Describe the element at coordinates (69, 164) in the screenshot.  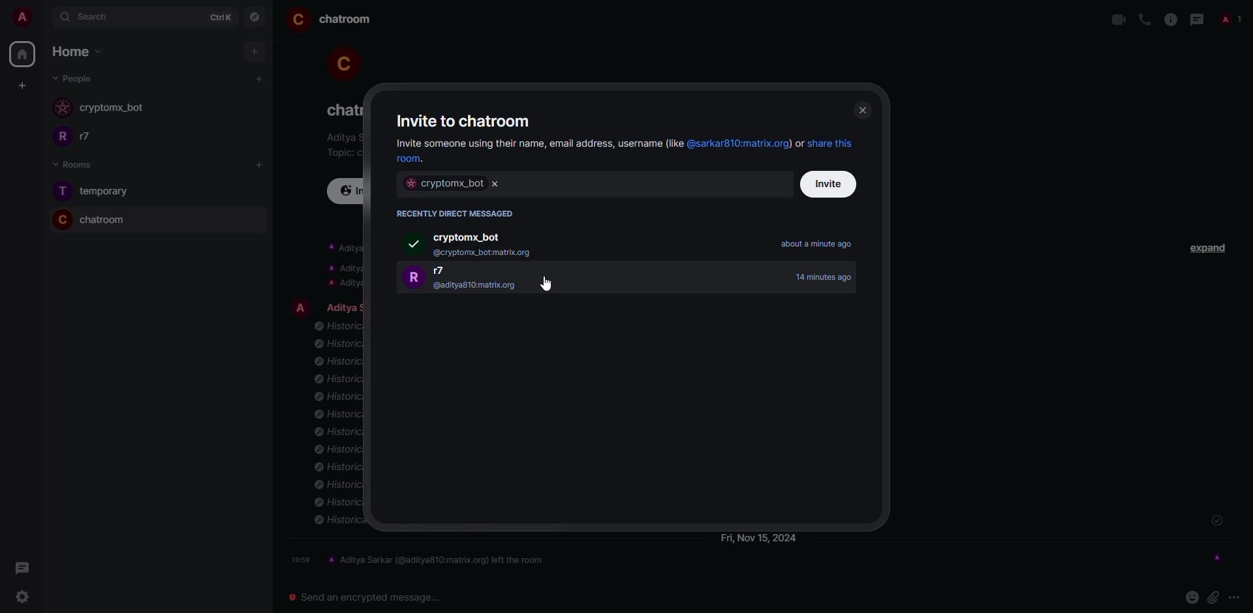
I see `rooms` at that location.